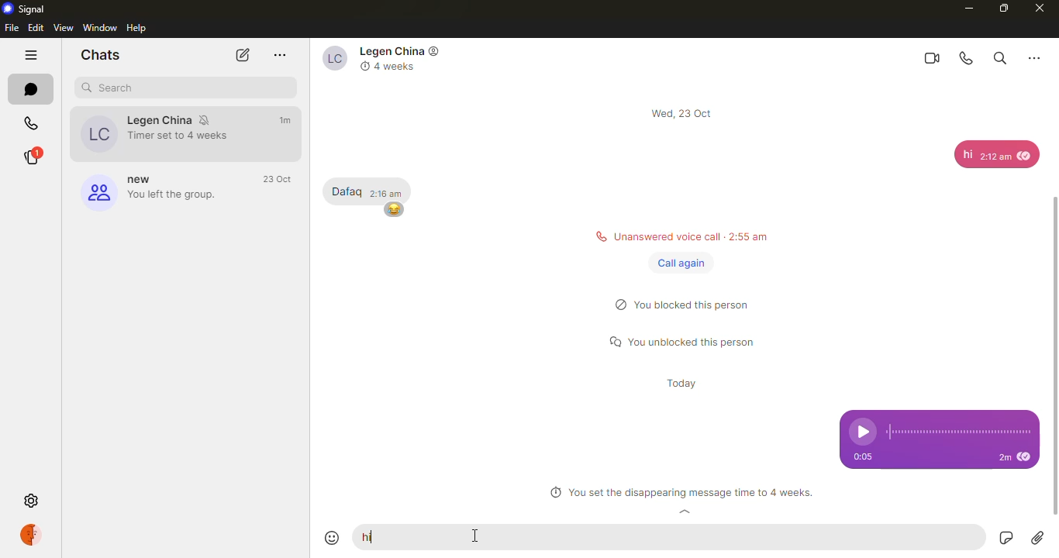 Image resolution: width=1059 pixels, height=558 pixels. Describe the element at coordinates (386, 192) in the screenshot. I see `2:16 am` at that location.